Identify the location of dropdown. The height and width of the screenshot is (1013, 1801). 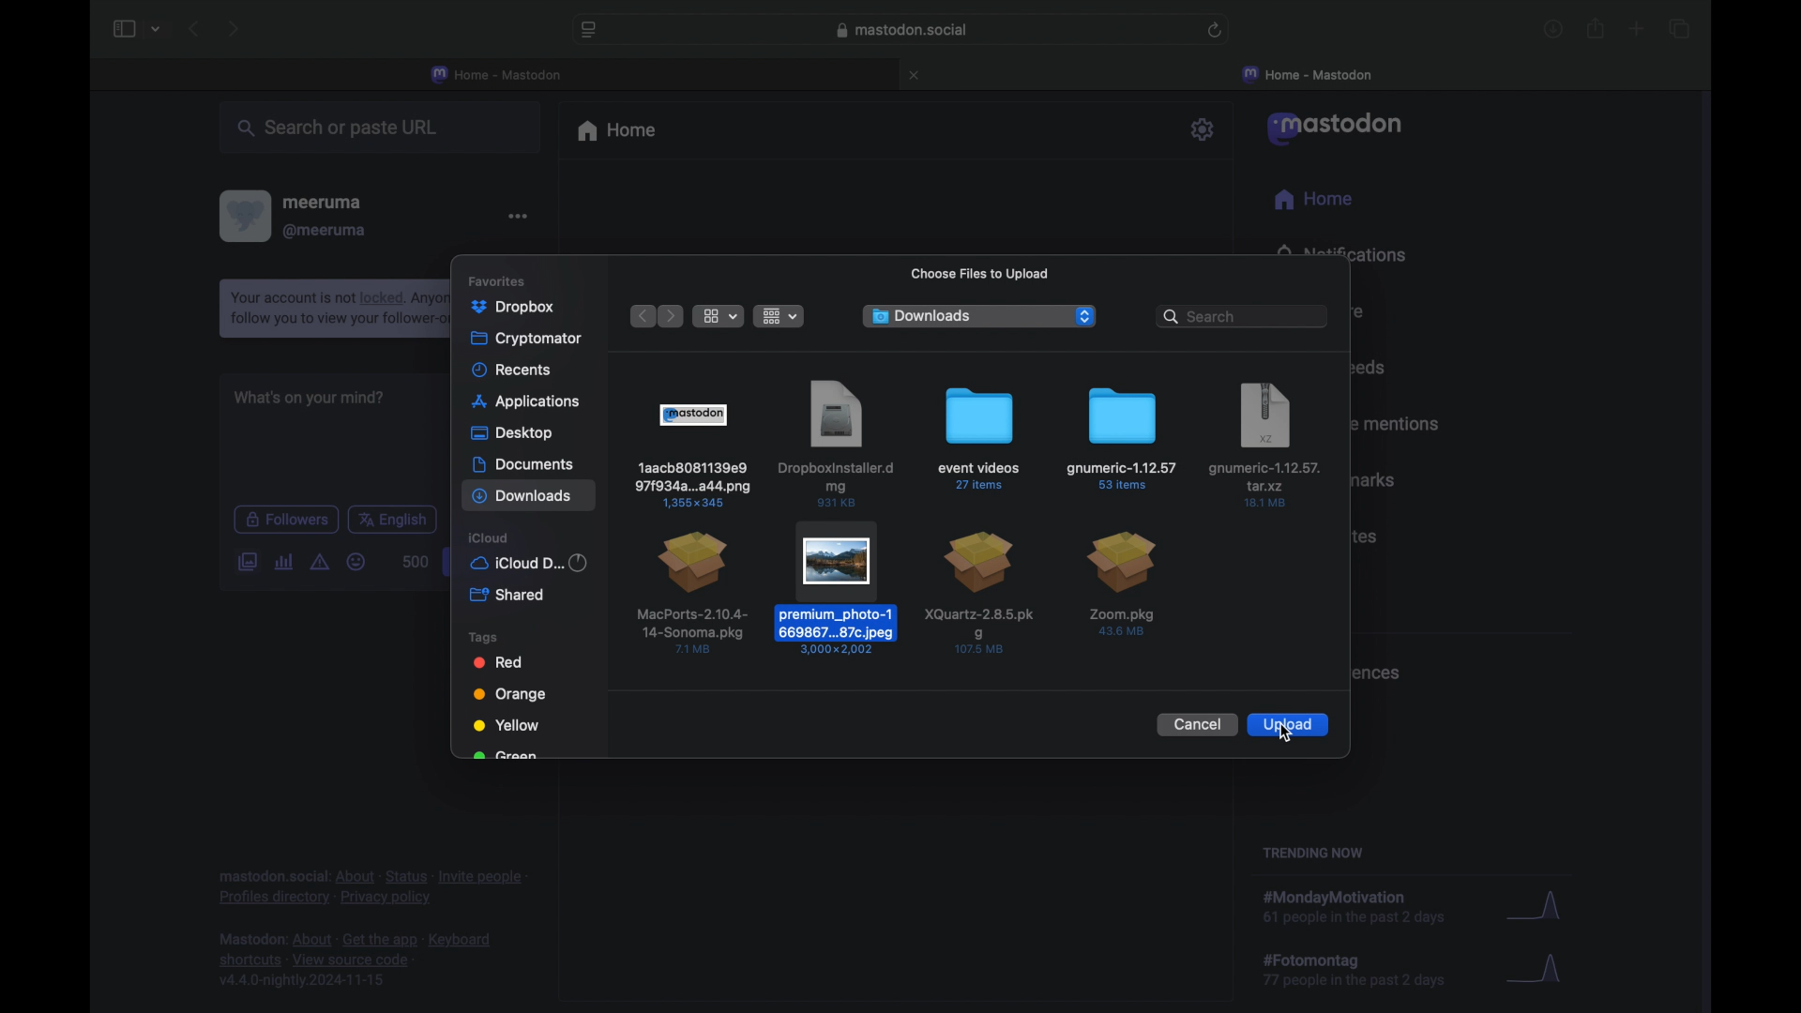
(1082, 315).